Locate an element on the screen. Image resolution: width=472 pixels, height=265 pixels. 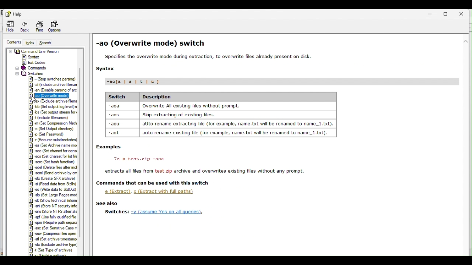
8] bs (Set output stream for is located at coordinates (52, 112).